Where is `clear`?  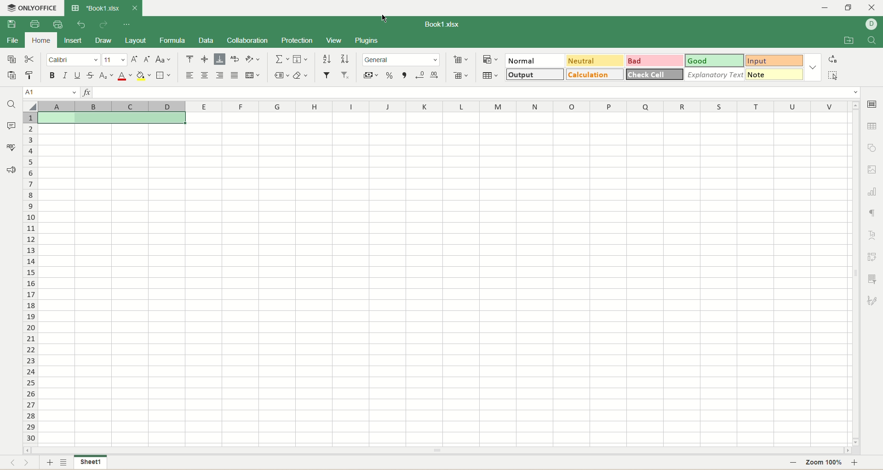 clear is located at coordinates (300, 75).